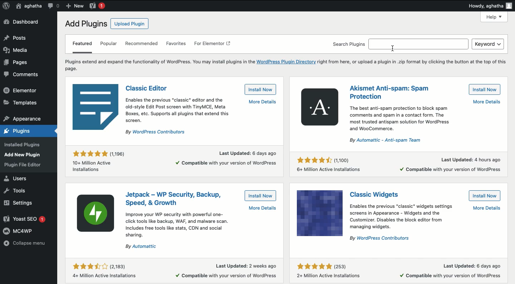 The height and width of the screenshot is (284, 515). I want to click on Yoast SEO, so click(26, 218).